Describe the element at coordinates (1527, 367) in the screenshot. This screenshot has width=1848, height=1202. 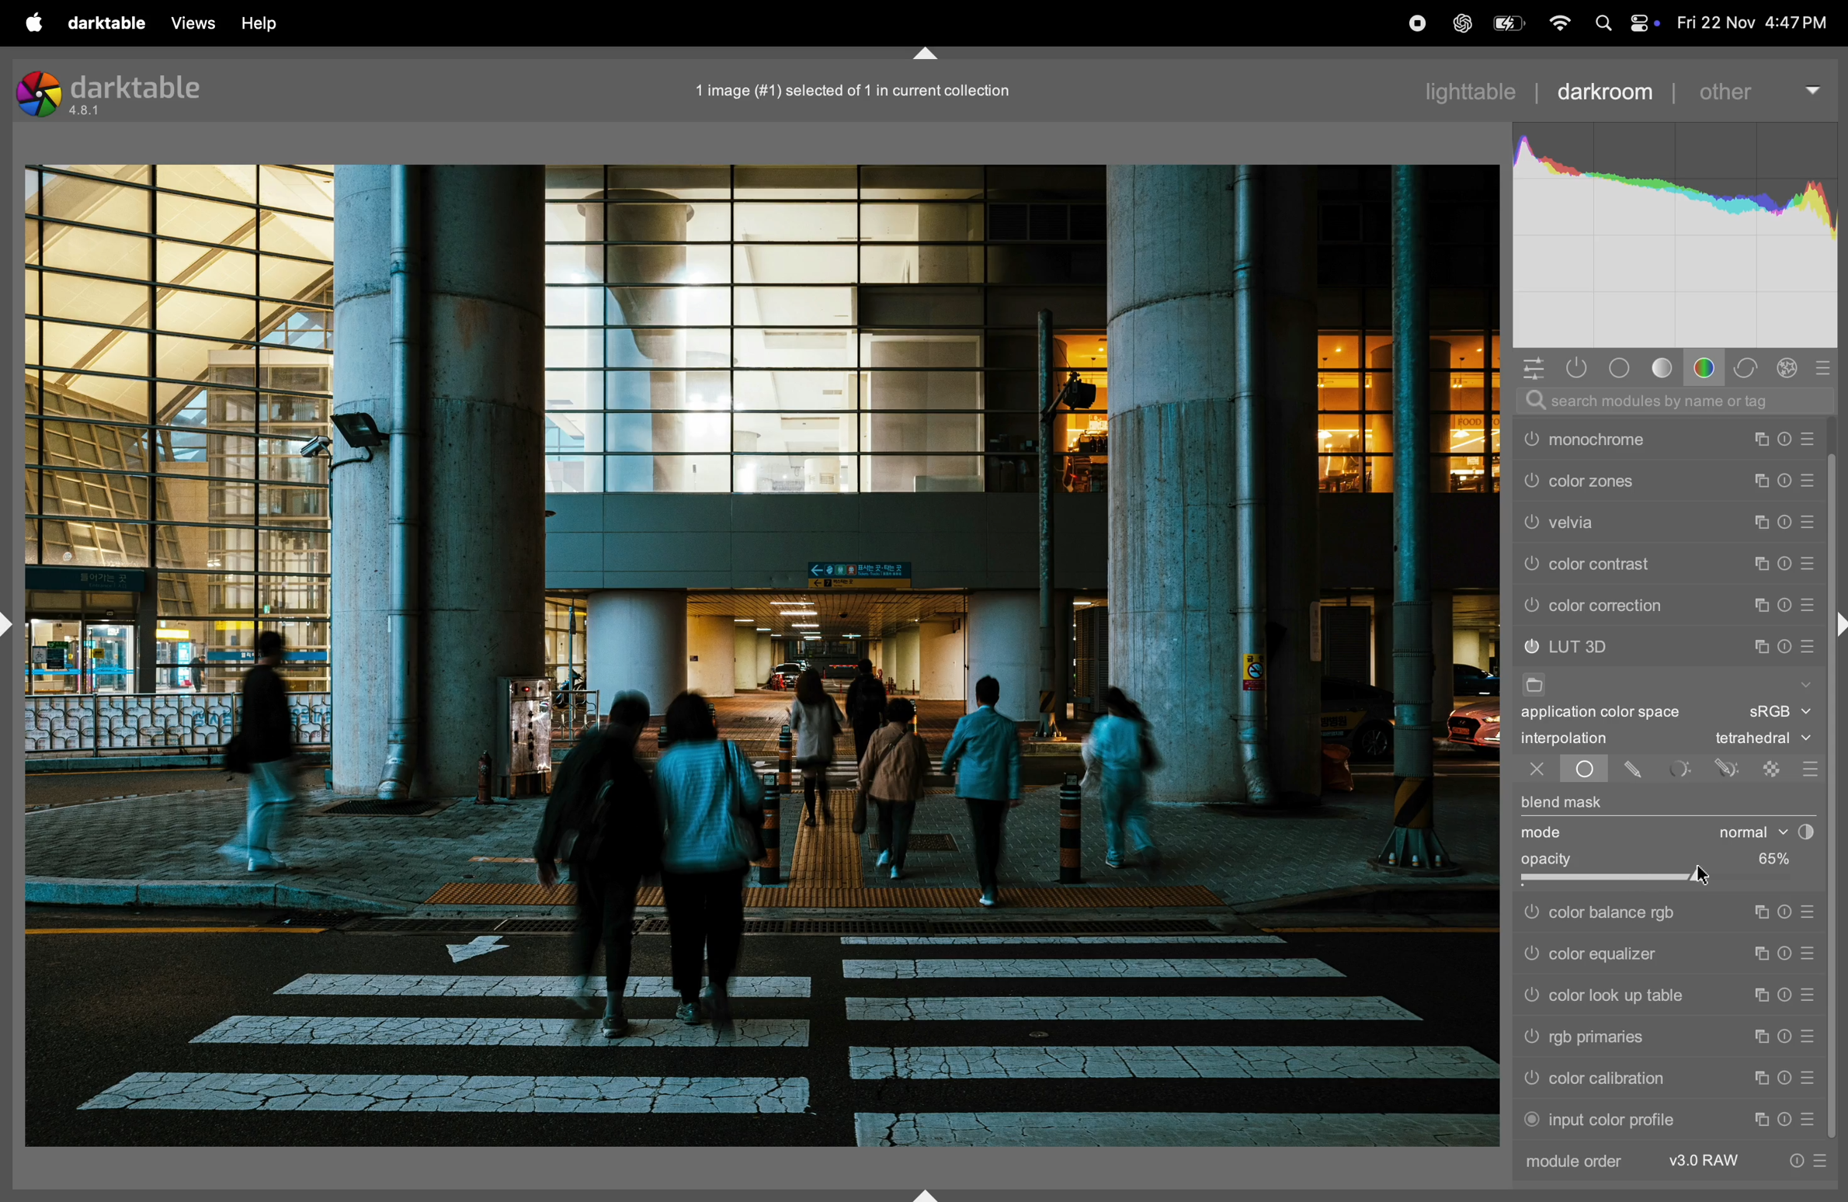
I see `quick access panel` at that location.